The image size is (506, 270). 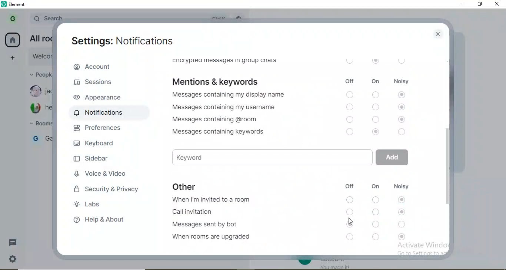 What do you see at coordinates (109, 191) in the screenshot?
I see `security & privavcy` at bounding box center [109, 191].